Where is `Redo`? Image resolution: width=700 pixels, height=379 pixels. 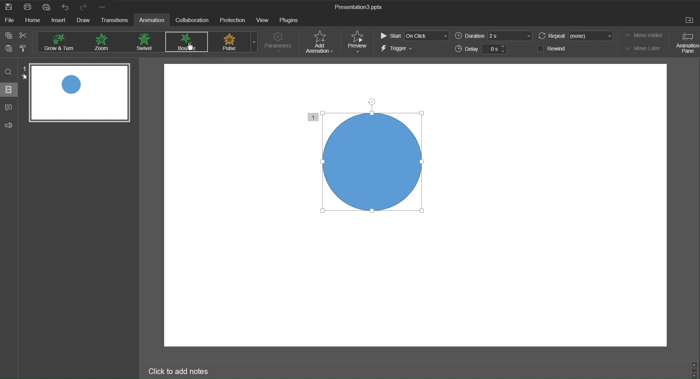
Redo is located at coordinates (82, 7).